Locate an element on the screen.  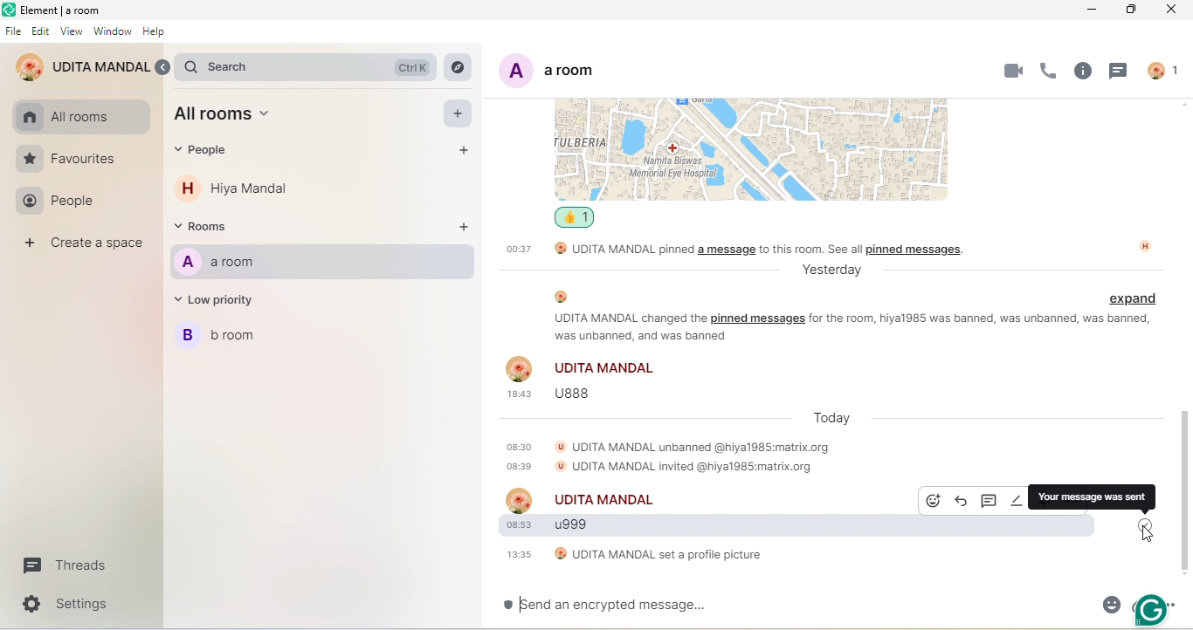
Create a space is located at coordinates (83, 246).